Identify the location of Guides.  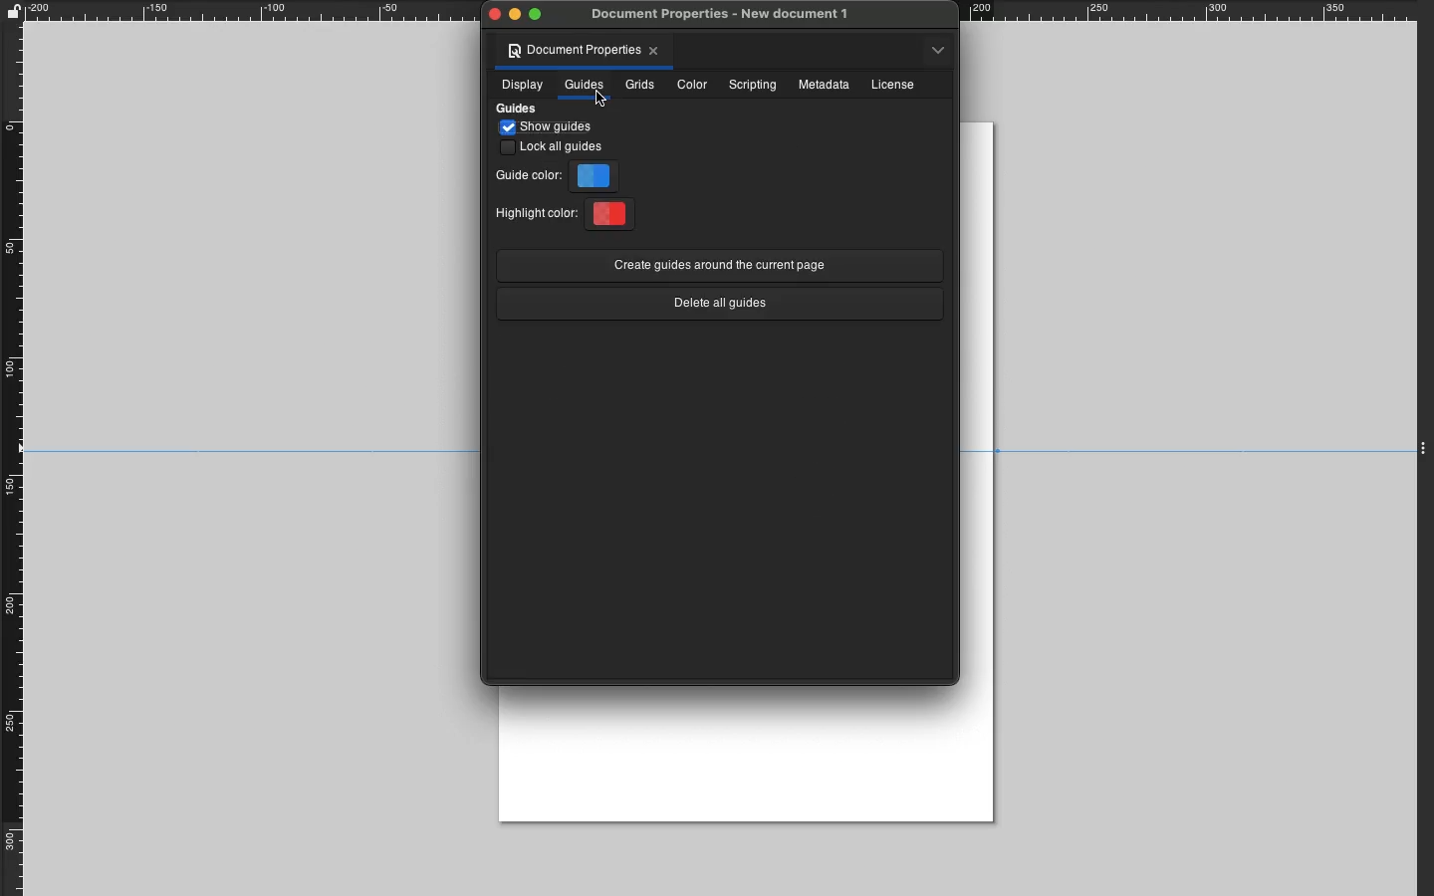
(584, 85).